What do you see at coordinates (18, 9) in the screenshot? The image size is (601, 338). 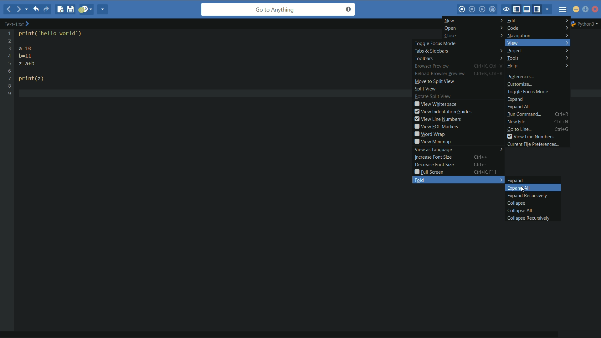 I see `forward` at bounding box center [18, 9].